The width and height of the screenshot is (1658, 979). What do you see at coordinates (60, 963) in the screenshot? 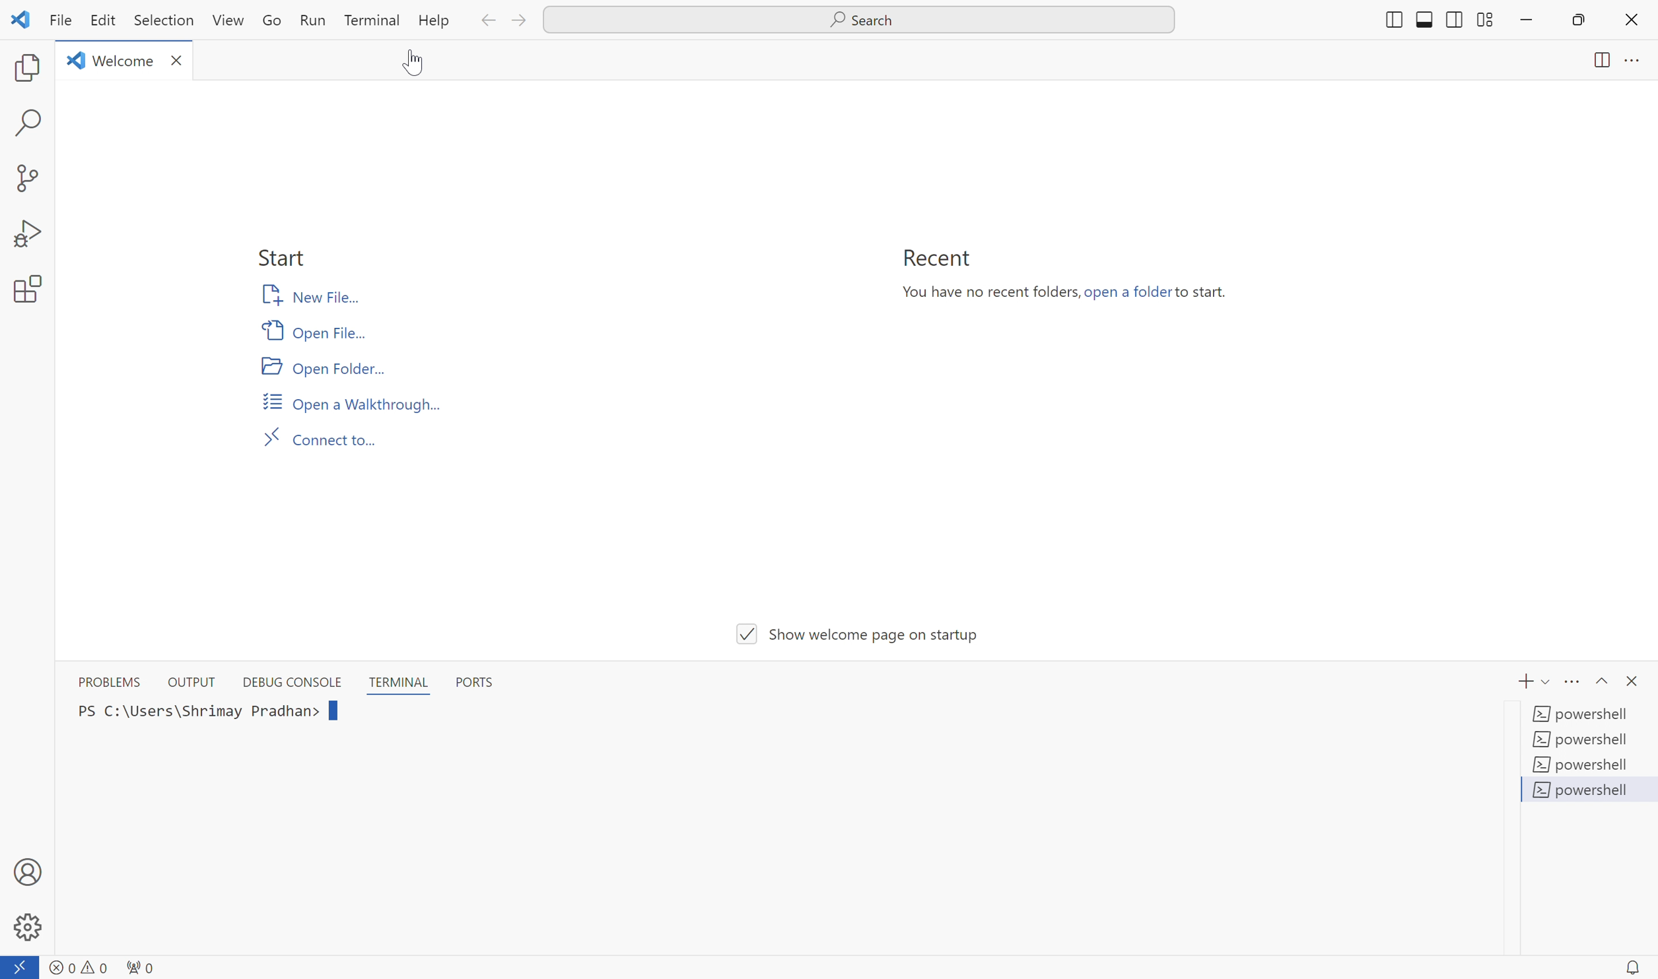
I see `errors` at bounding box center [60, 963].